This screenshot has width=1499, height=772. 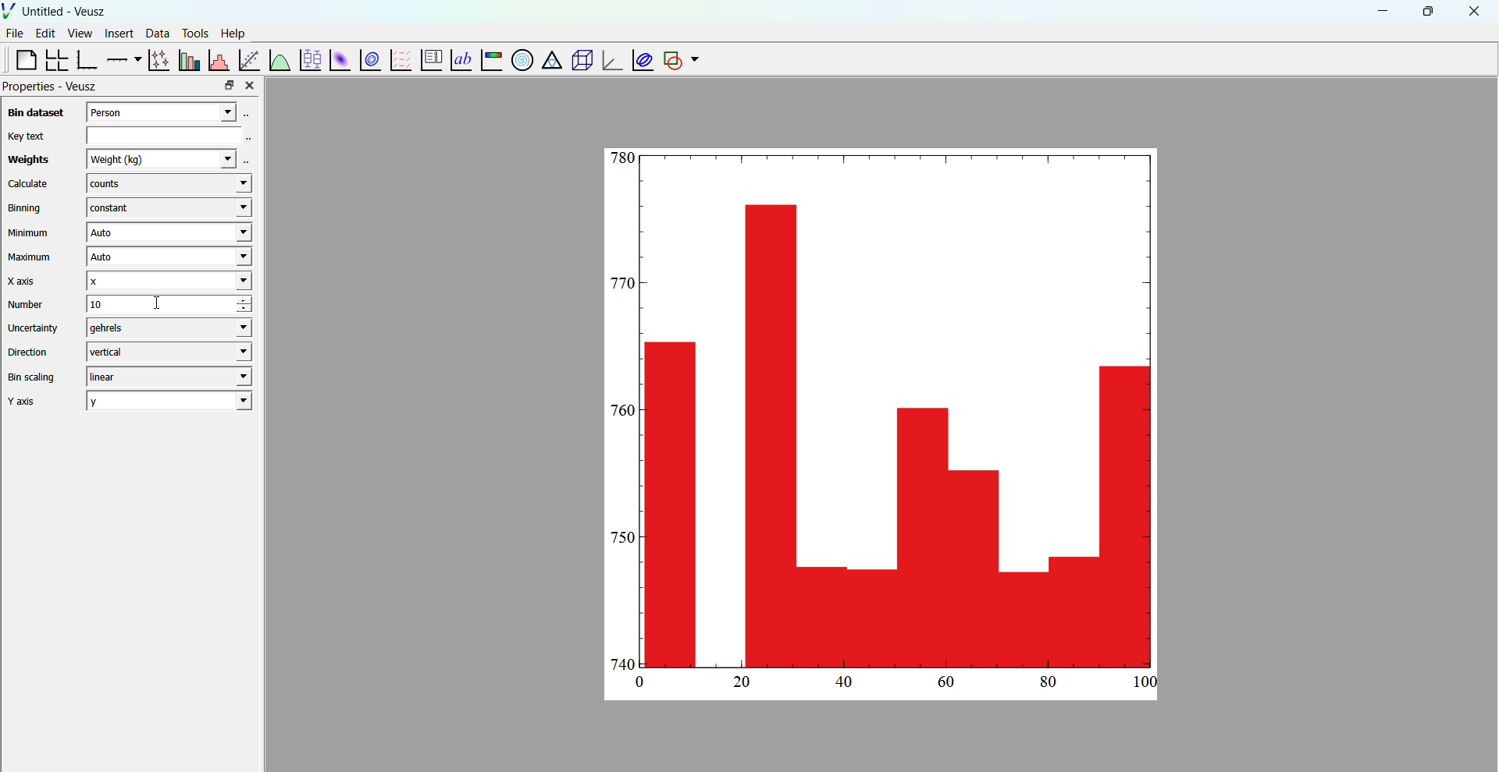 What do you see at coordinates (1380, 10) in the screenshot?
I see `minimize` at bounding box center [1380, 10].